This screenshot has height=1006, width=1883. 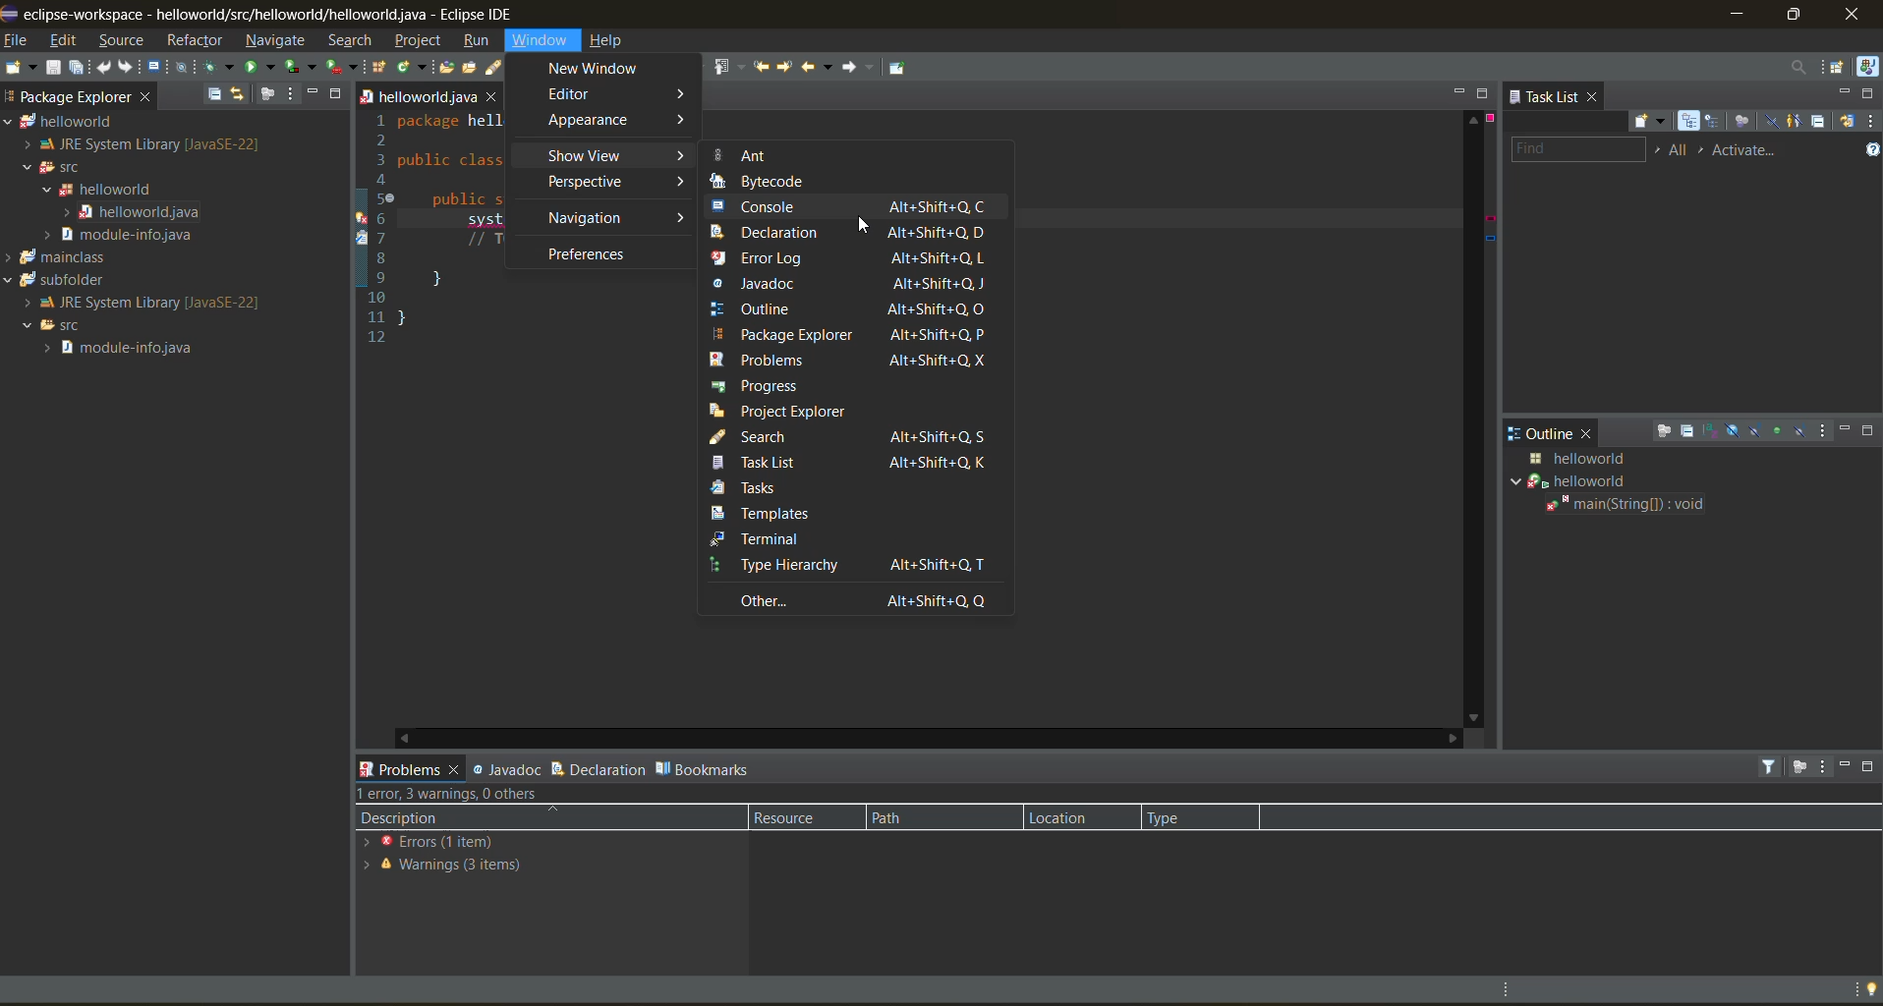 What do you see at coordinates (274, 42) in the screenshot?
I see `navigate` at bounding box center [274, 42].